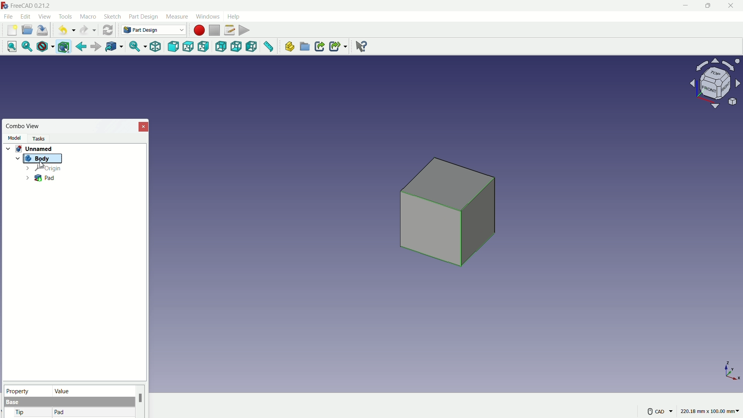 The image size is (743, 418). I want to click on close app, so click(731, 6).